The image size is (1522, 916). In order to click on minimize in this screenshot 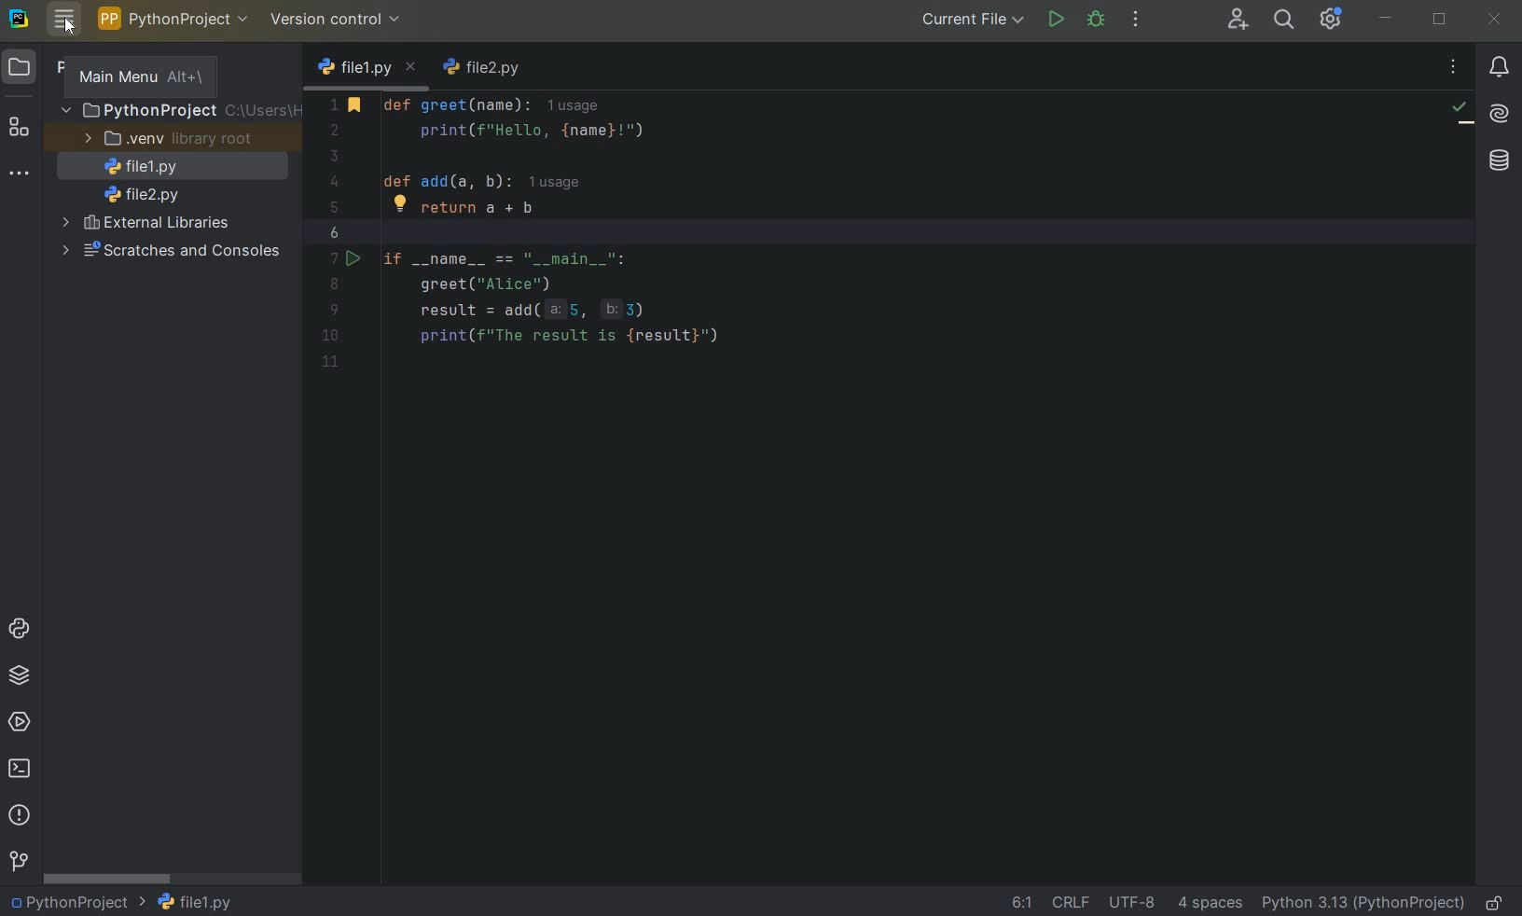, I will do `click(1386, 20)`.